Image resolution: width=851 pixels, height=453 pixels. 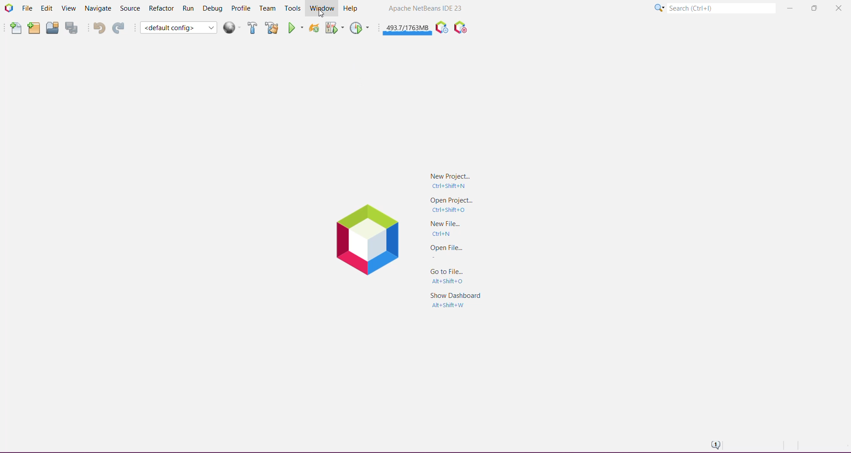 I want to click on cursor, so click(x=322, y=14).